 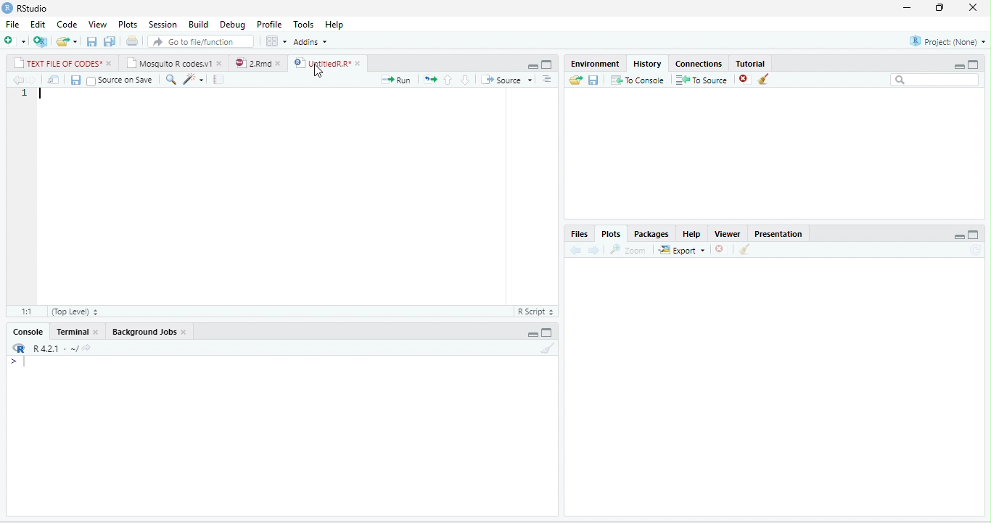 What do you see at coordinates (778, 234) in the screenshot?
I see `Presentation` at bounding box center [778, 234].